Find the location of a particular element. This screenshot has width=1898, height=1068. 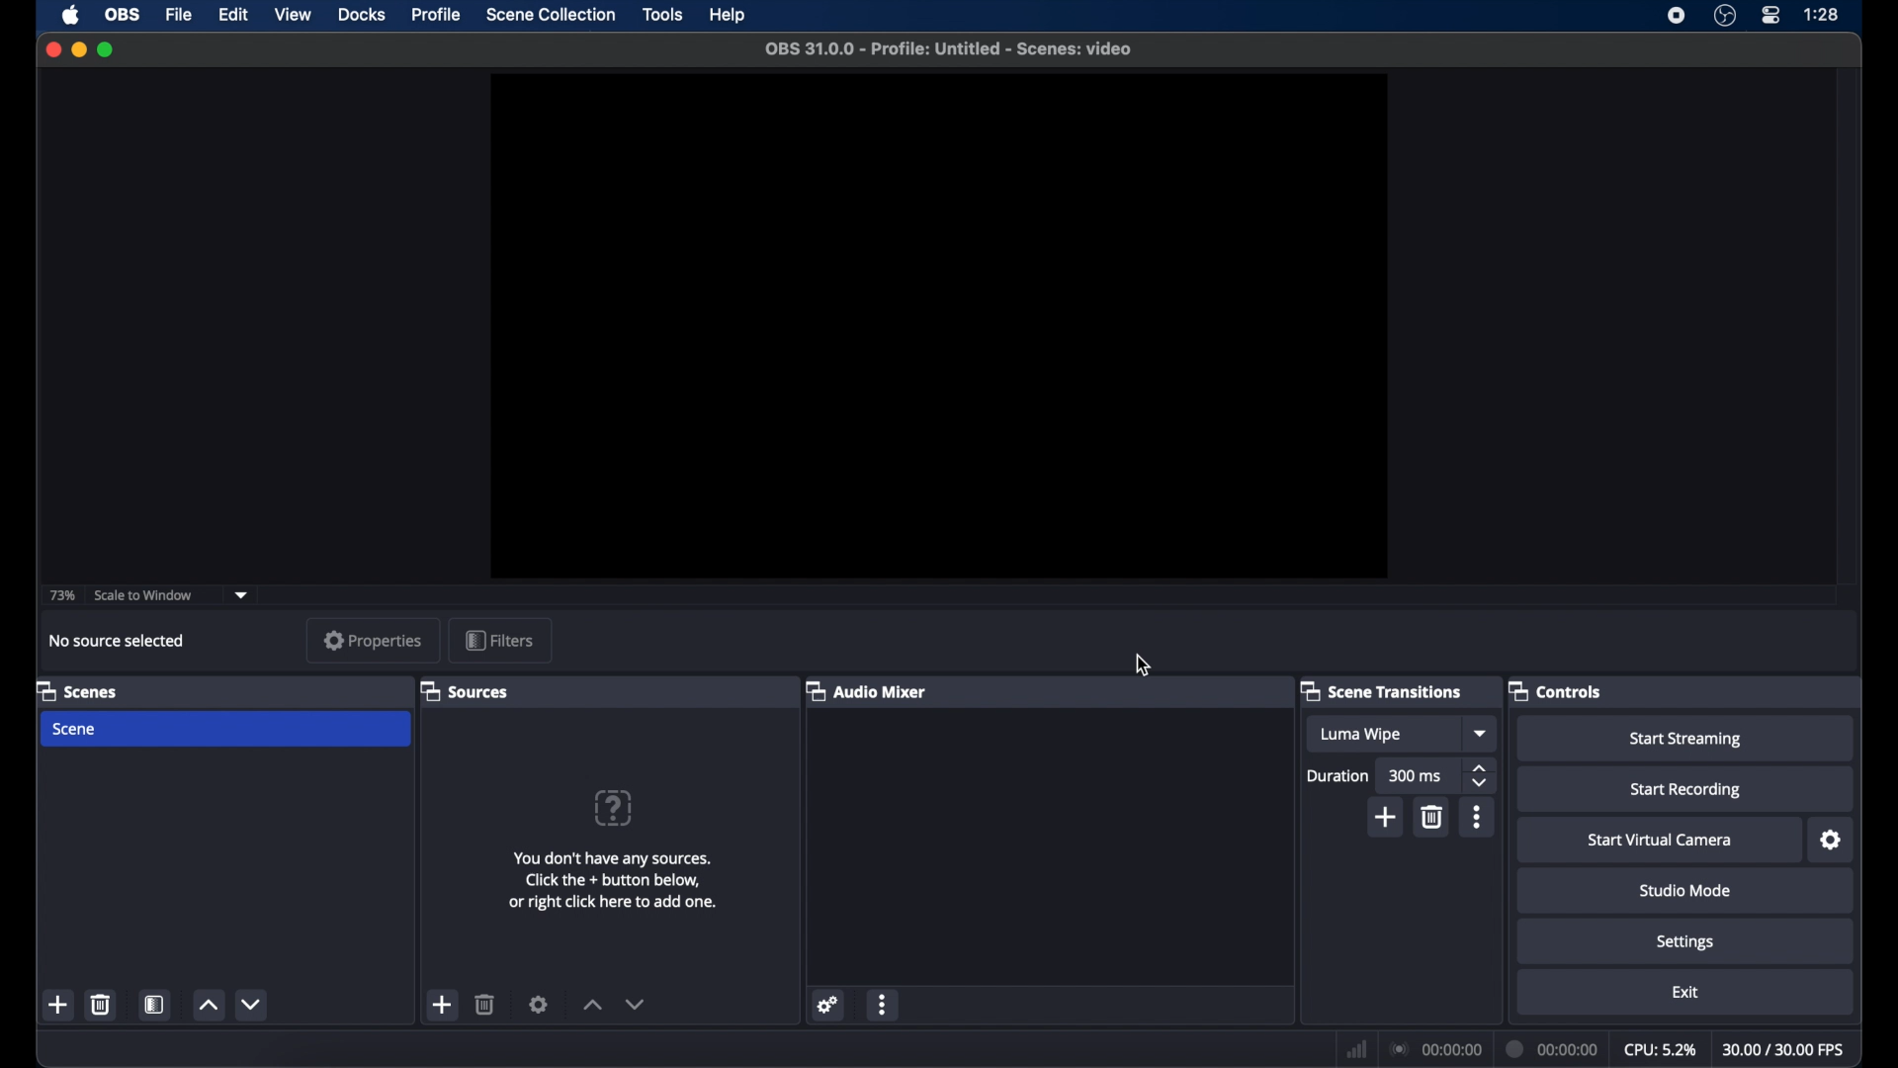

scale to window is located at coordinates (143, 595).